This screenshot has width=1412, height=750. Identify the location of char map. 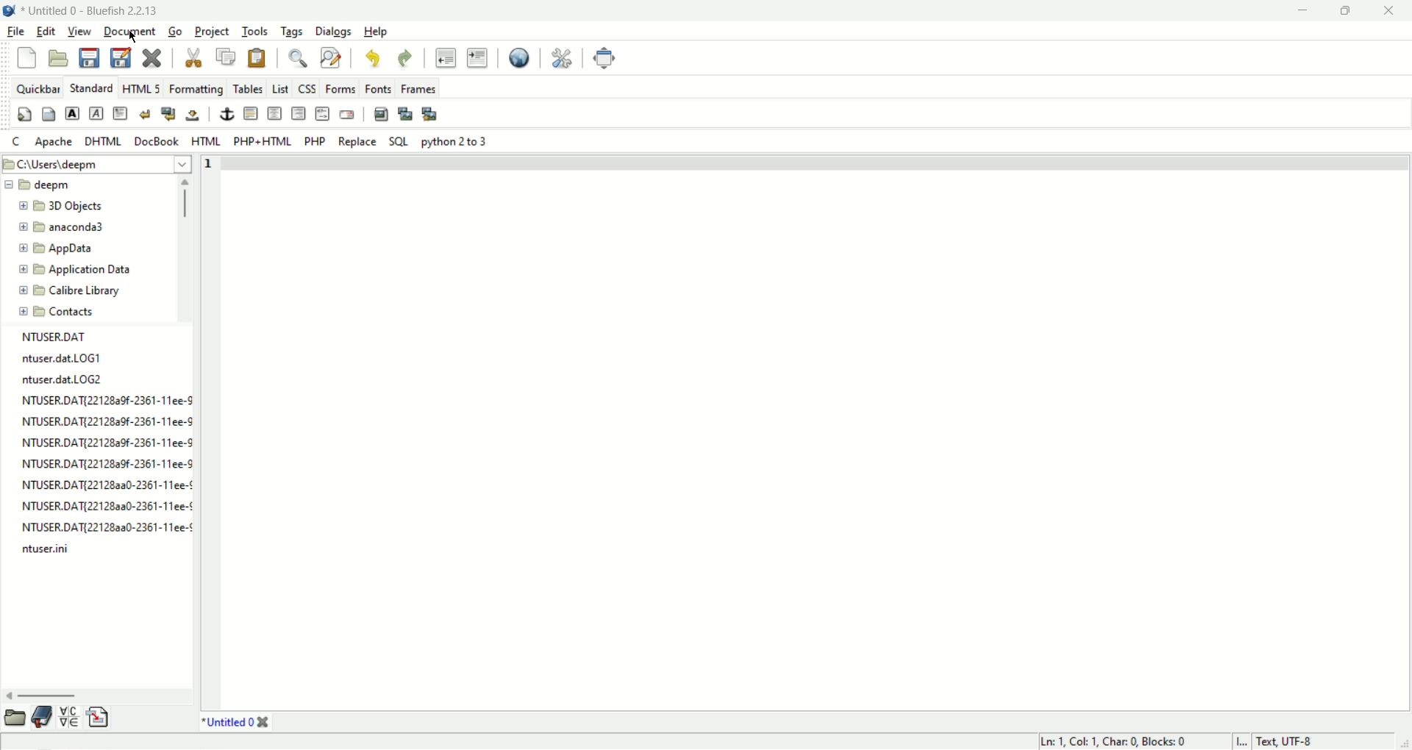
(71, 718).